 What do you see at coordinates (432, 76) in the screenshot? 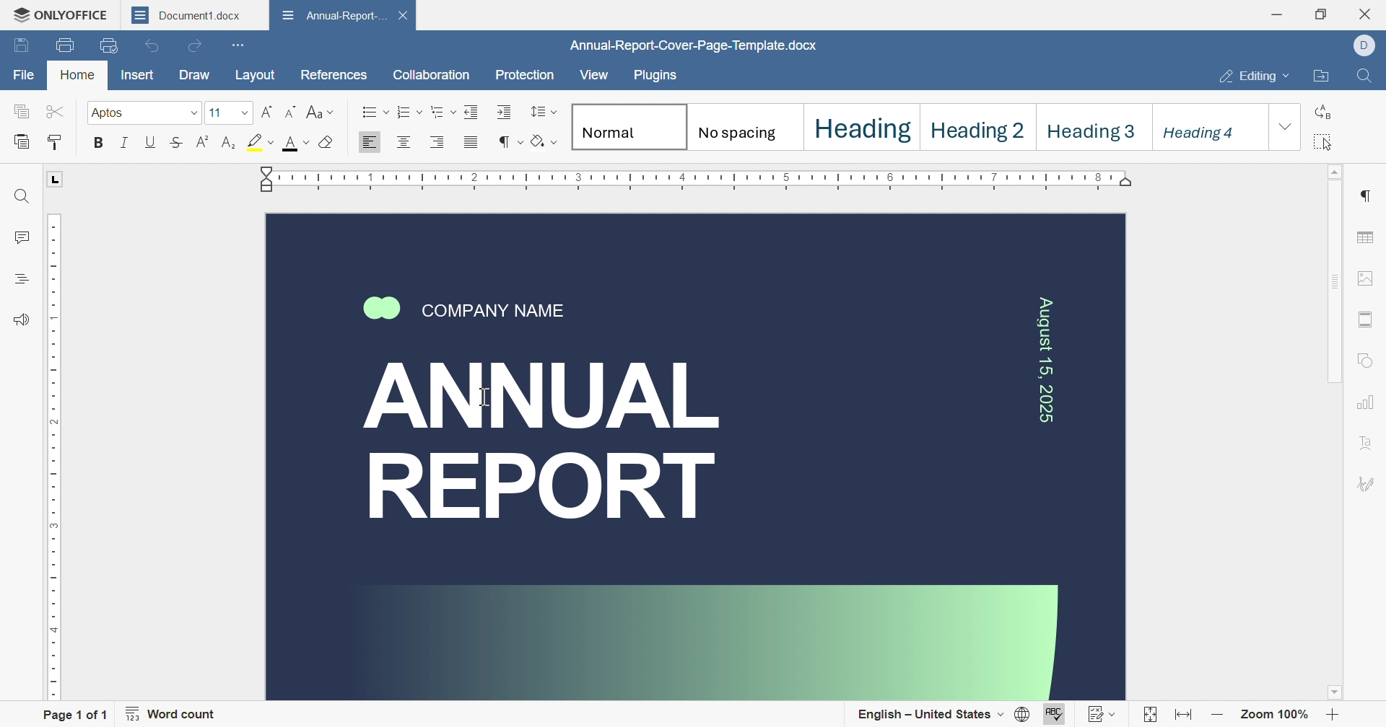
I see `collaboration` at bounding box center [432, 76].